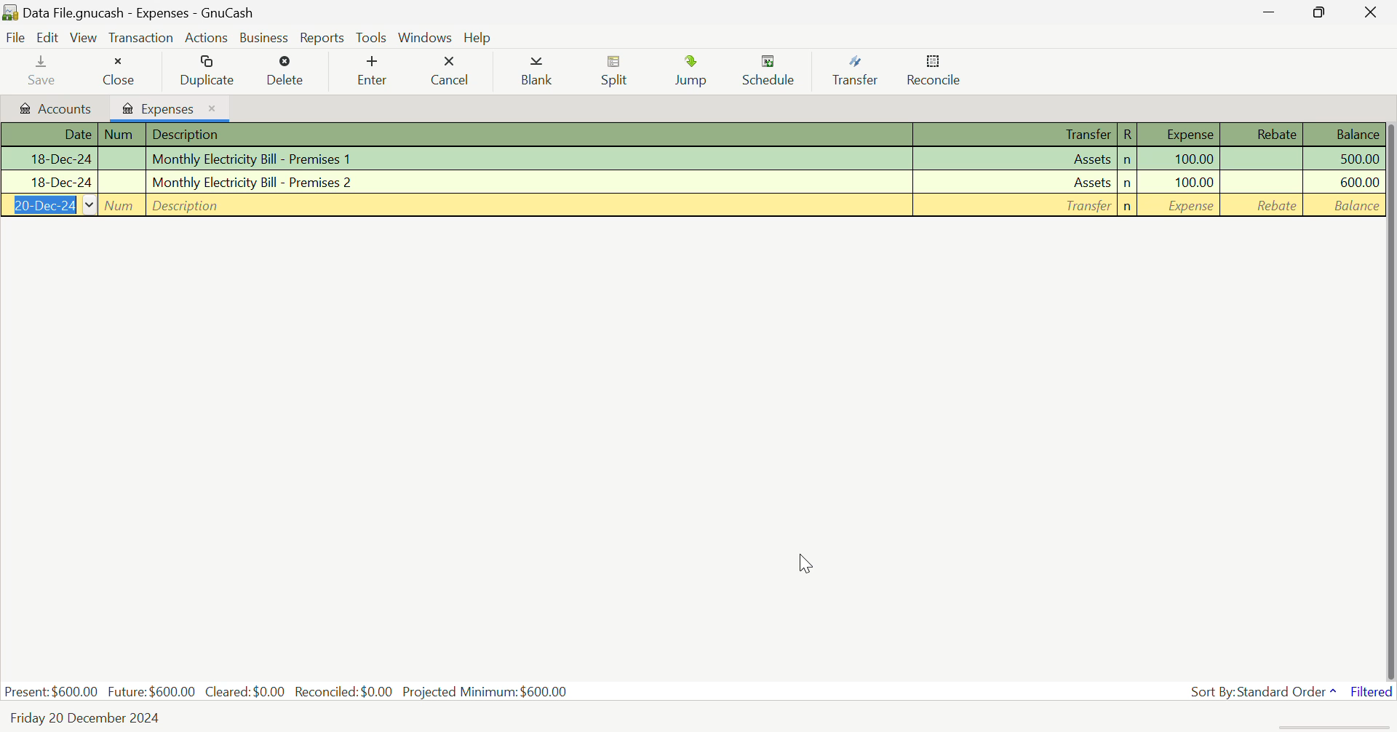 The image size is (1397, 732). I want to click on n, so click(1126, 207).